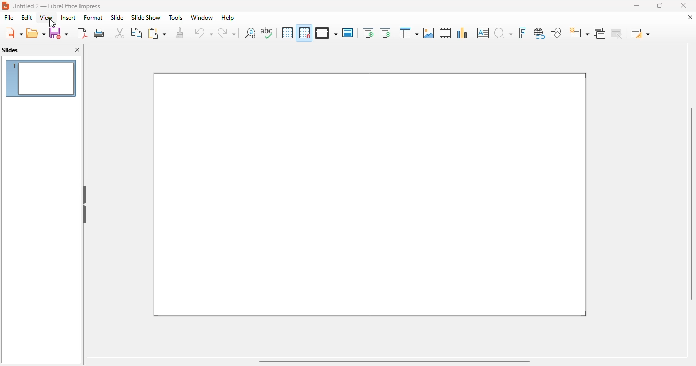 This screenshot has height=366, width=696. I want to click on title, so click(57, 6).